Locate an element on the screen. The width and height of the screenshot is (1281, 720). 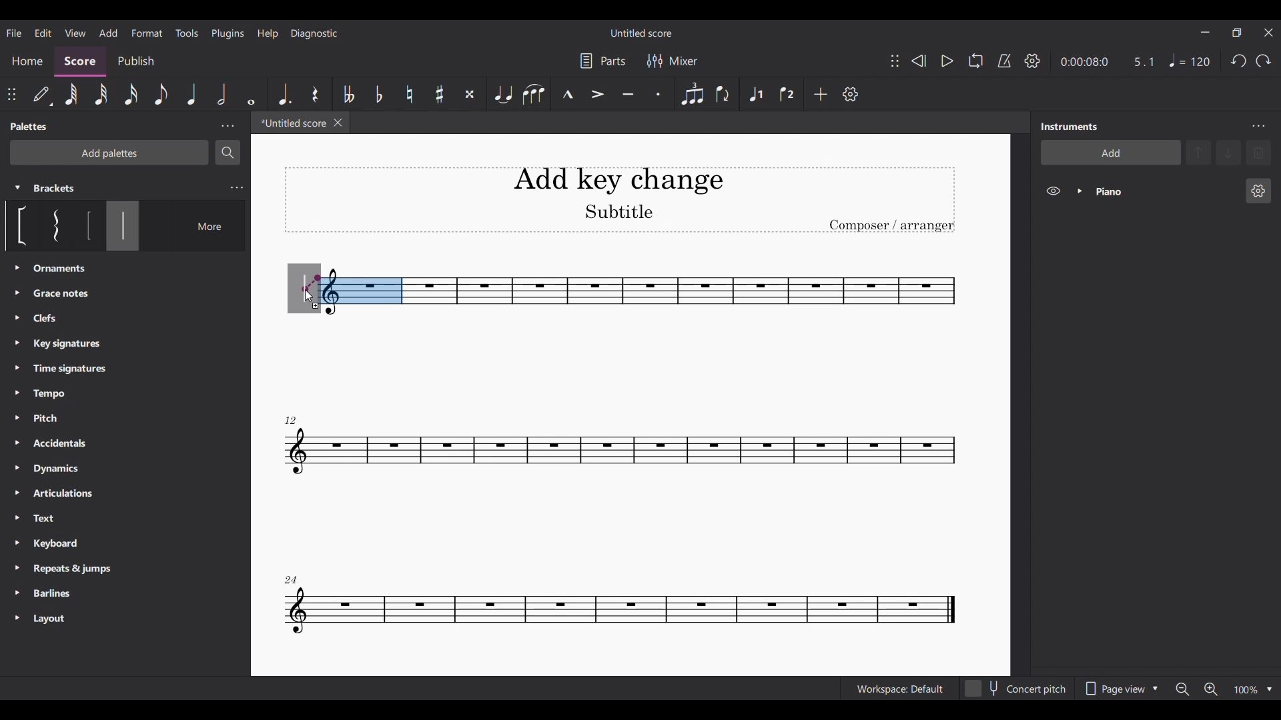
Move above is located at coordinates (1198, 153).